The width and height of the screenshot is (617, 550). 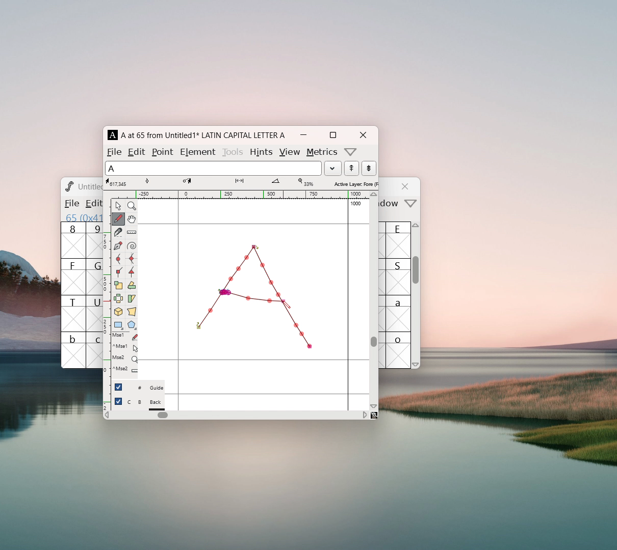 What do you see at coordinates (332, 168) in the screenshot?
I see `load word list` at bounding box center [332, 168].